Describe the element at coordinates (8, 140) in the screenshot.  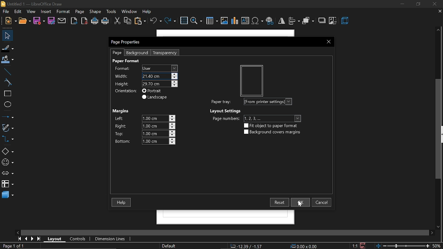
I see `connector` at that location.